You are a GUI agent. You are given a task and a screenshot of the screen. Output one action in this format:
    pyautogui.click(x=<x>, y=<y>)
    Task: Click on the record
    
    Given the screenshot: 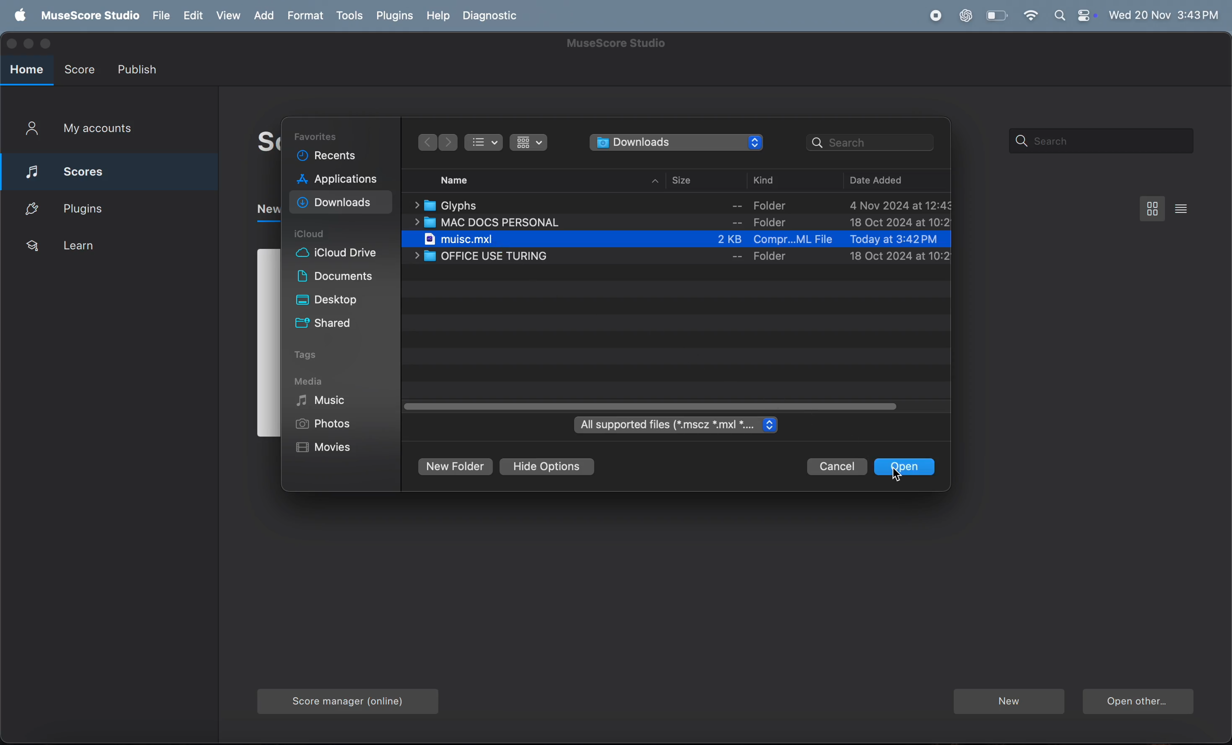 What is the action you would take?
    pyautogui.click(x=936, y=16)
    